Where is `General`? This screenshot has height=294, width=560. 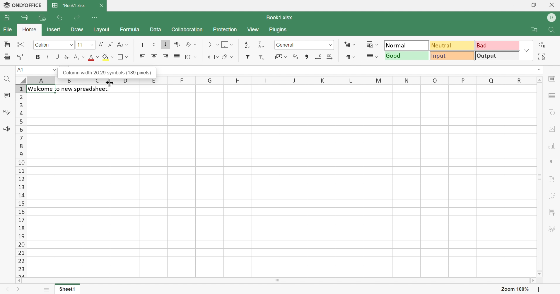 General is located at coordinates (304, 44).